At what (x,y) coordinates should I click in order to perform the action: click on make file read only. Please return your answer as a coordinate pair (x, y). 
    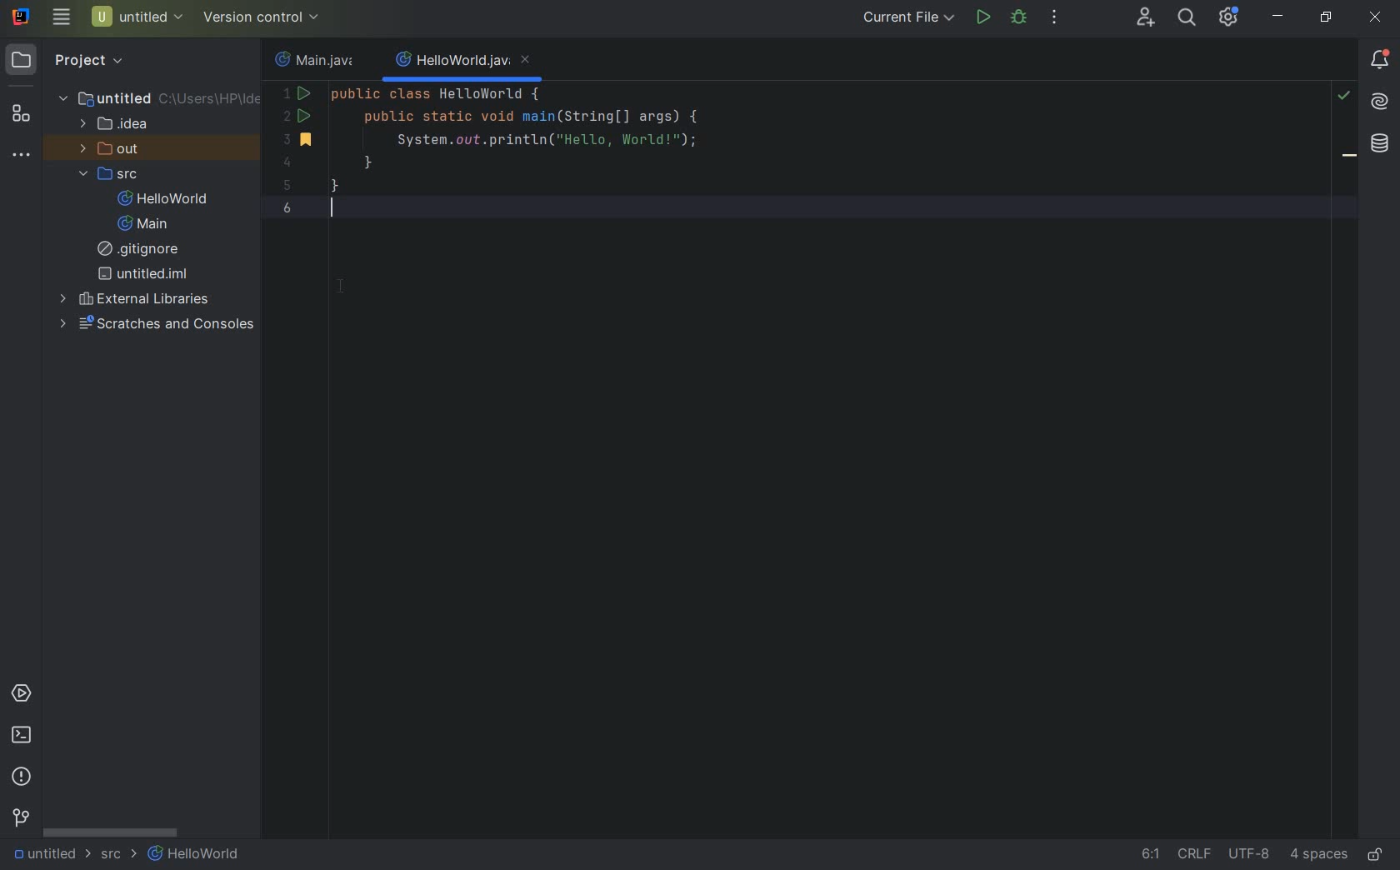
    Looking at the image, I should click on (1377, 854).